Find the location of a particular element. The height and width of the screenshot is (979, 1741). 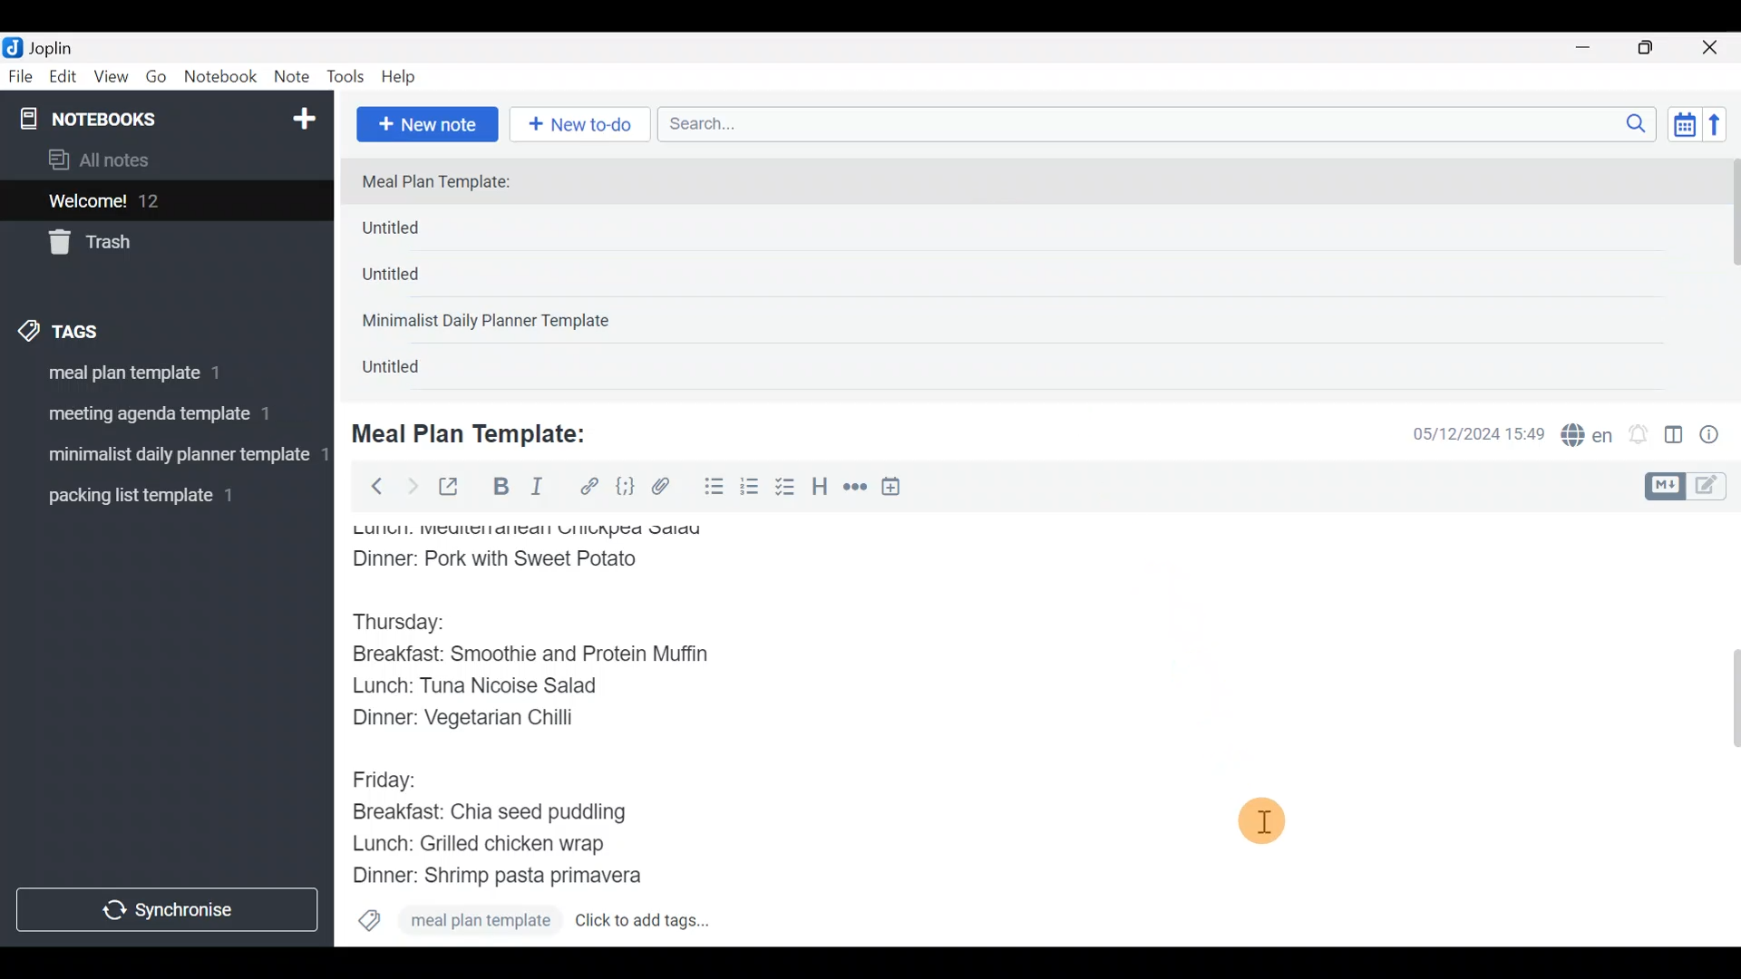

Bulleted list is located at coordinates (710, 488).